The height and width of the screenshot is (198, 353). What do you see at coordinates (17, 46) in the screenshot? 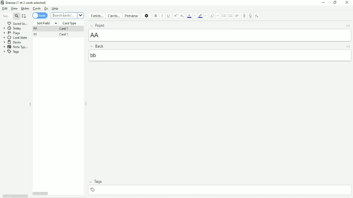
I see `Note Type` at bounding box center [17, 46].